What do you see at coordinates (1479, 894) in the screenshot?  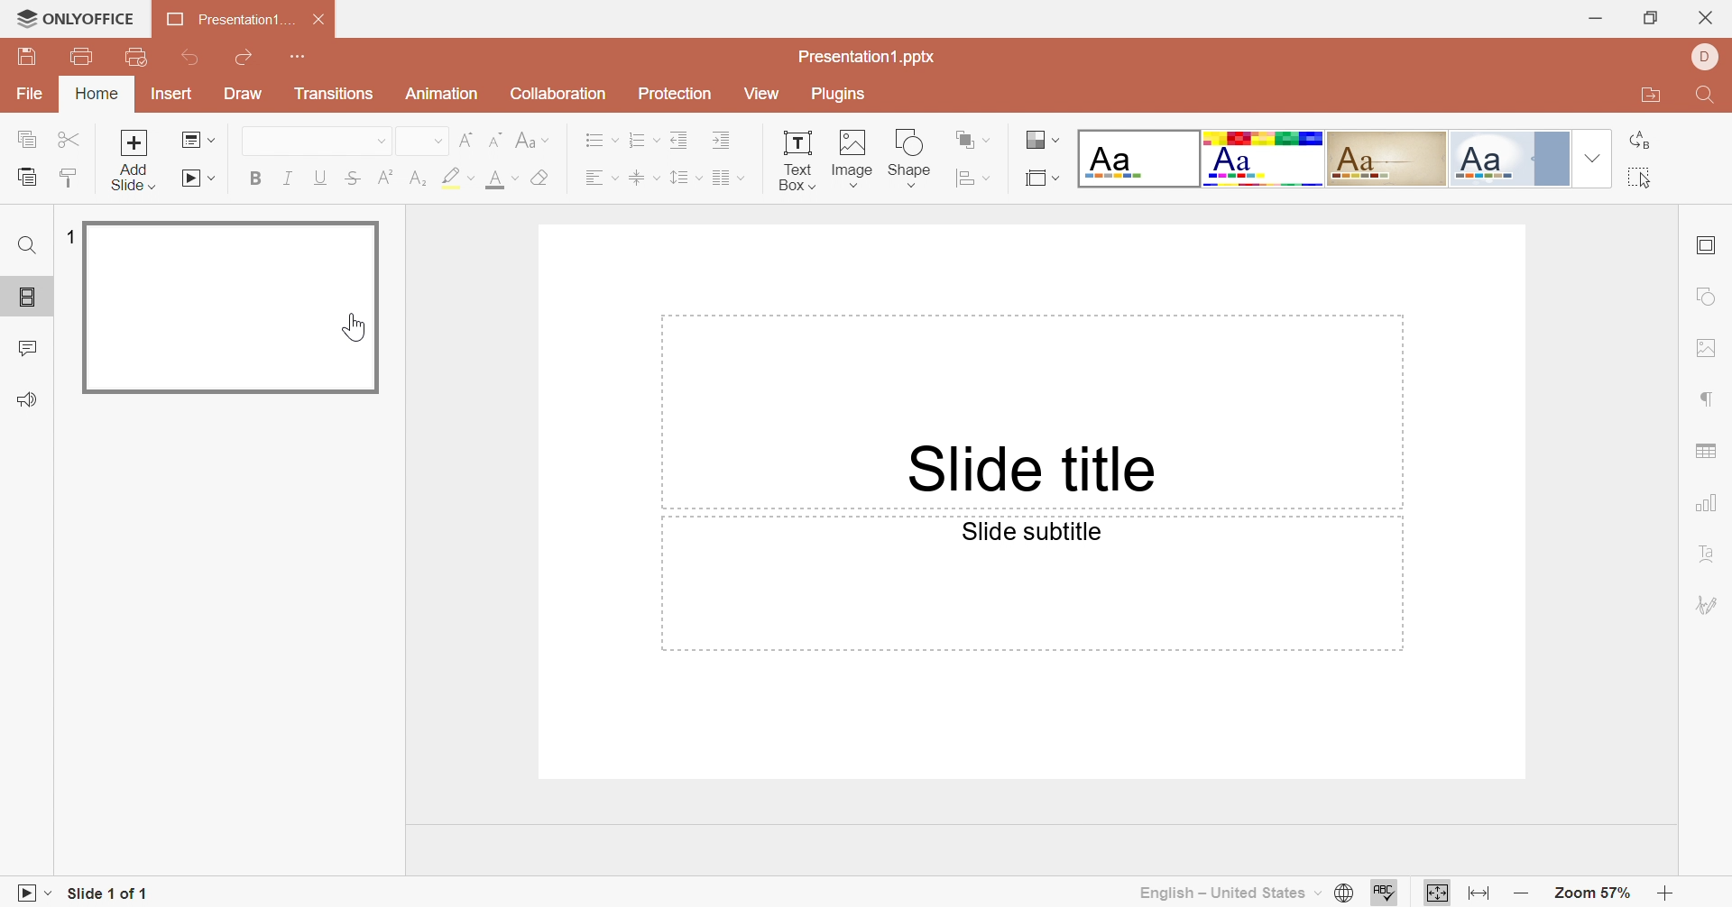 I see `Fit to width` at bounding box center [1479, 894].